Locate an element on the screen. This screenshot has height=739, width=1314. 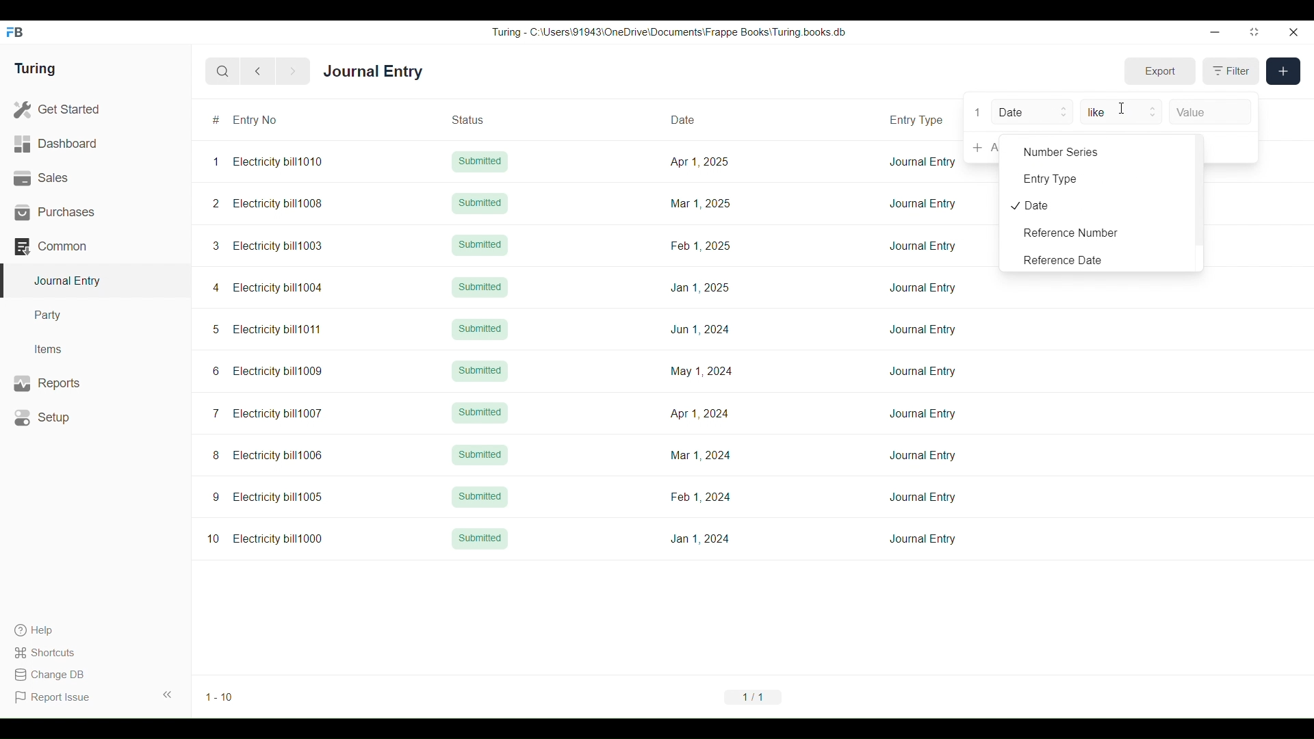
Jan 1, 2025 is located at coordinates (700, 287).